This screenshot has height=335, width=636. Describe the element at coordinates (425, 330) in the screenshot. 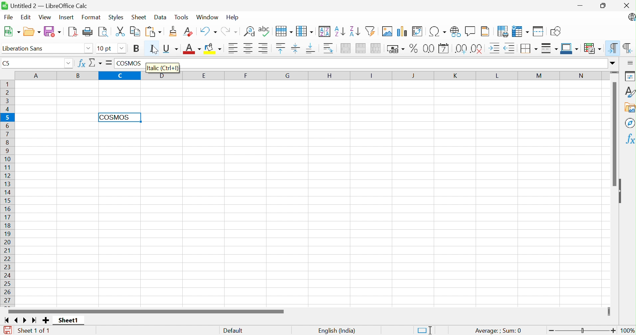

I see `Standard selection. Click to change selection mode.` at that location.